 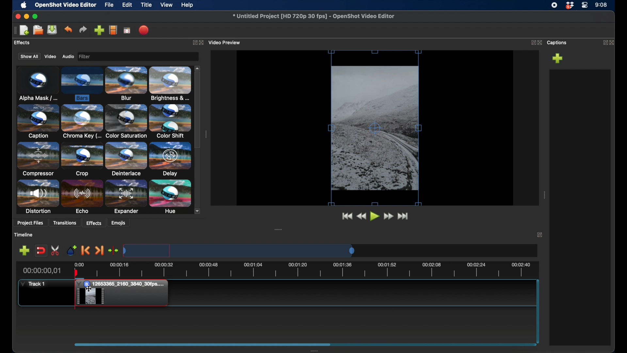 What do you see at coordinates (27, 16) in the screenshot?
I see `minimize` at bounding box center [27, 16].